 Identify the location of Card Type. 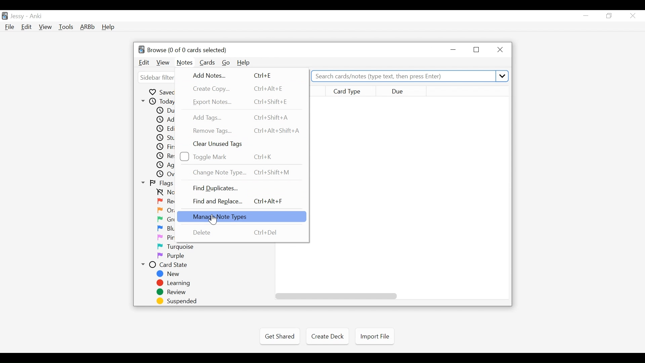
(351, 91).